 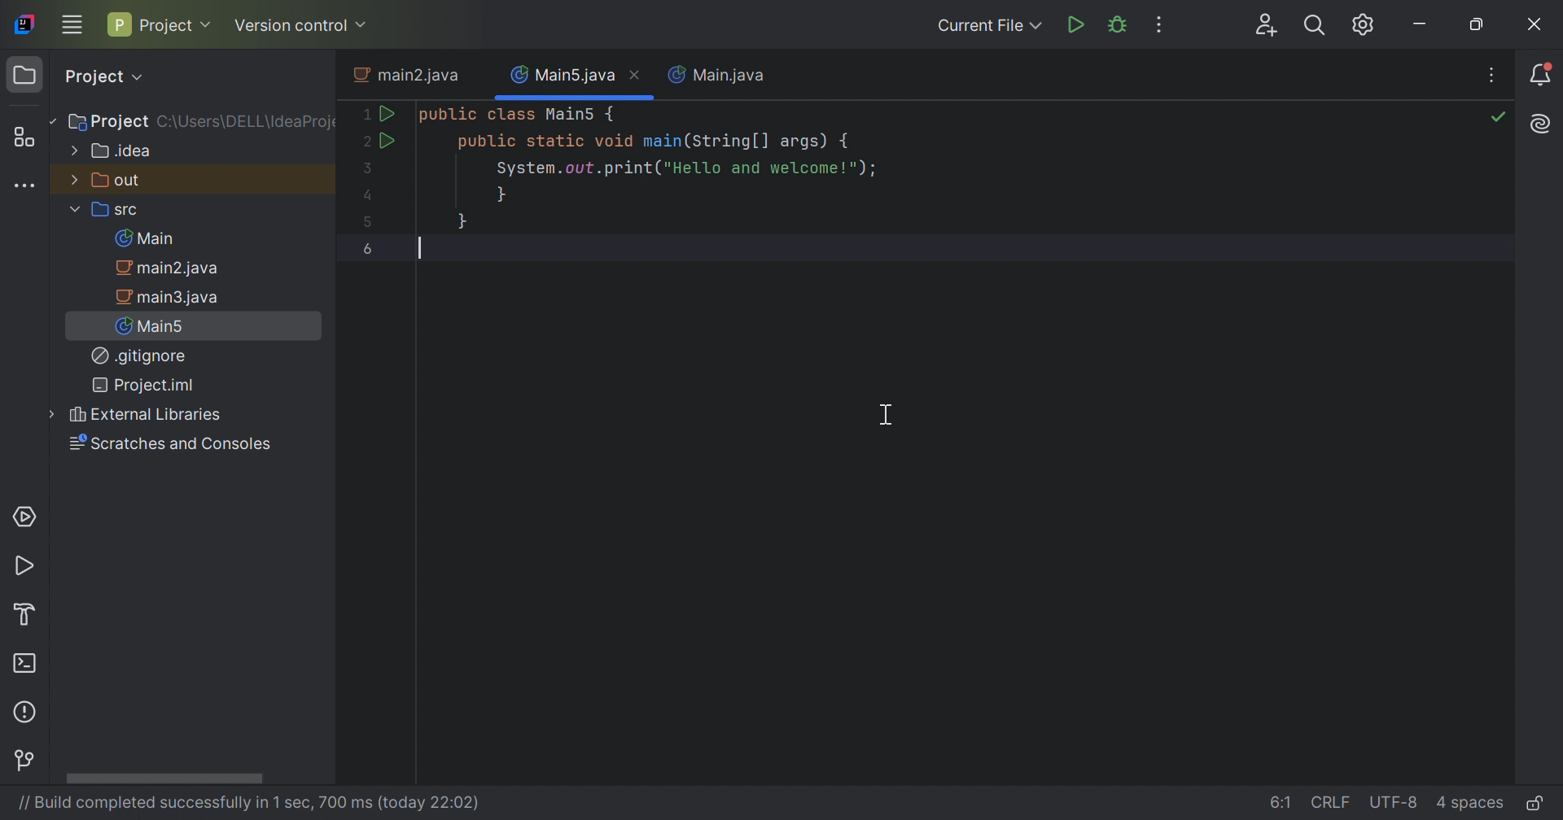 I want to click on .gitignore, so click(x=140, y=356).